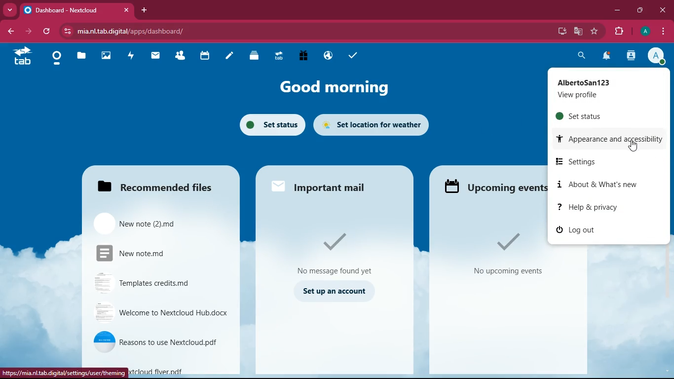 The height and width of the screenshot is (379, 674). I want to click on extensions, so click(620, 30).